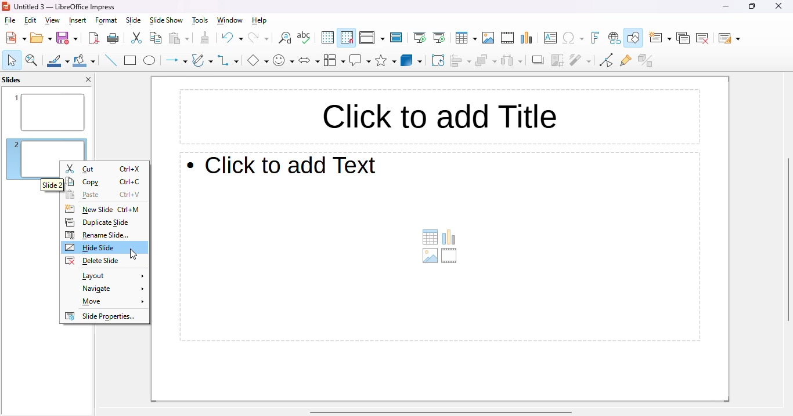  What do you see at coordinates (488, 38) in the screenshot?
I see `insert image` at bounding box center [488, 38].